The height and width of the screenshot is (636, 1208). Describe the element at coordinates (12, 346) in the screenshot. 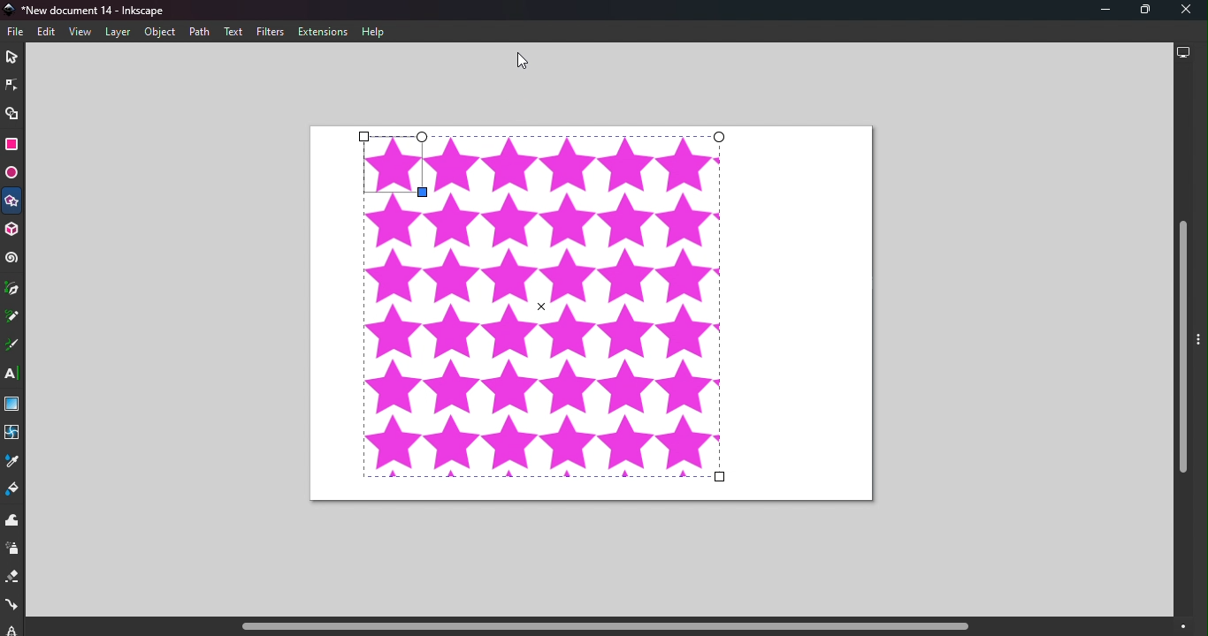

I see `Calligraphy tool` at that location.